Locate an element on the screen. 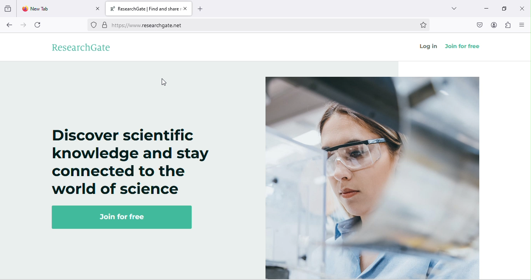  image is located at coordinates (372, 177).